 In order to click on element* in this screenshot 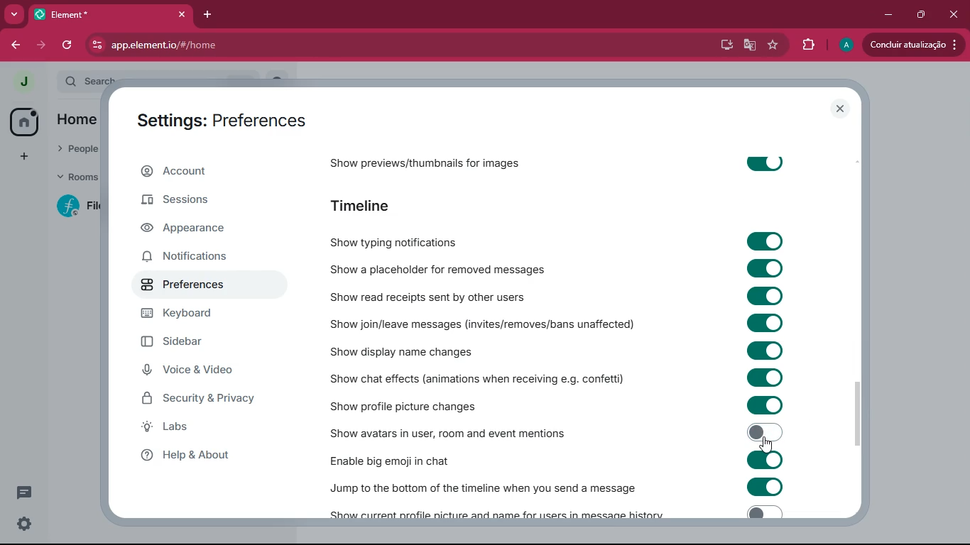, I will do `click(64, 13)`.